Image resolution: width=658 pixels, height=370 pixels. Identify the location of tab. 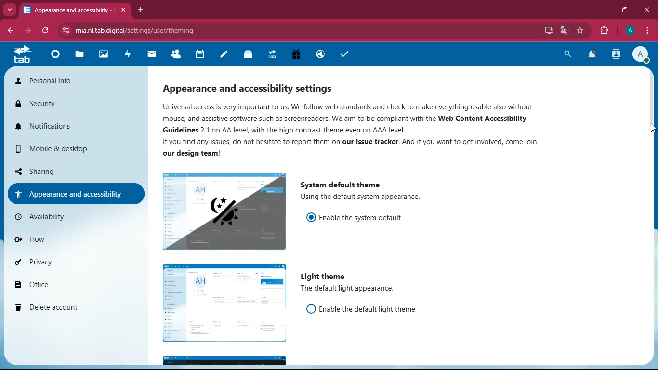
(270, 56).